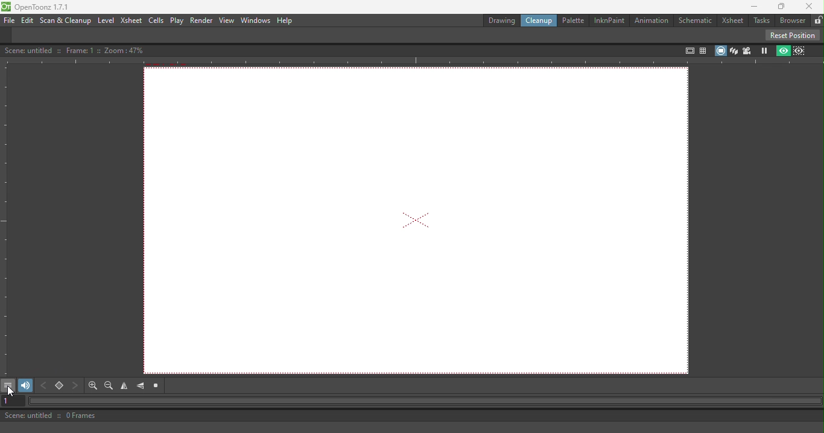 Image resolution: width=824 pixels, height=433 pixels. What do you see at coordinates (8, 21) in the screenshot?
I see `File` at bounding box center [8, 21].